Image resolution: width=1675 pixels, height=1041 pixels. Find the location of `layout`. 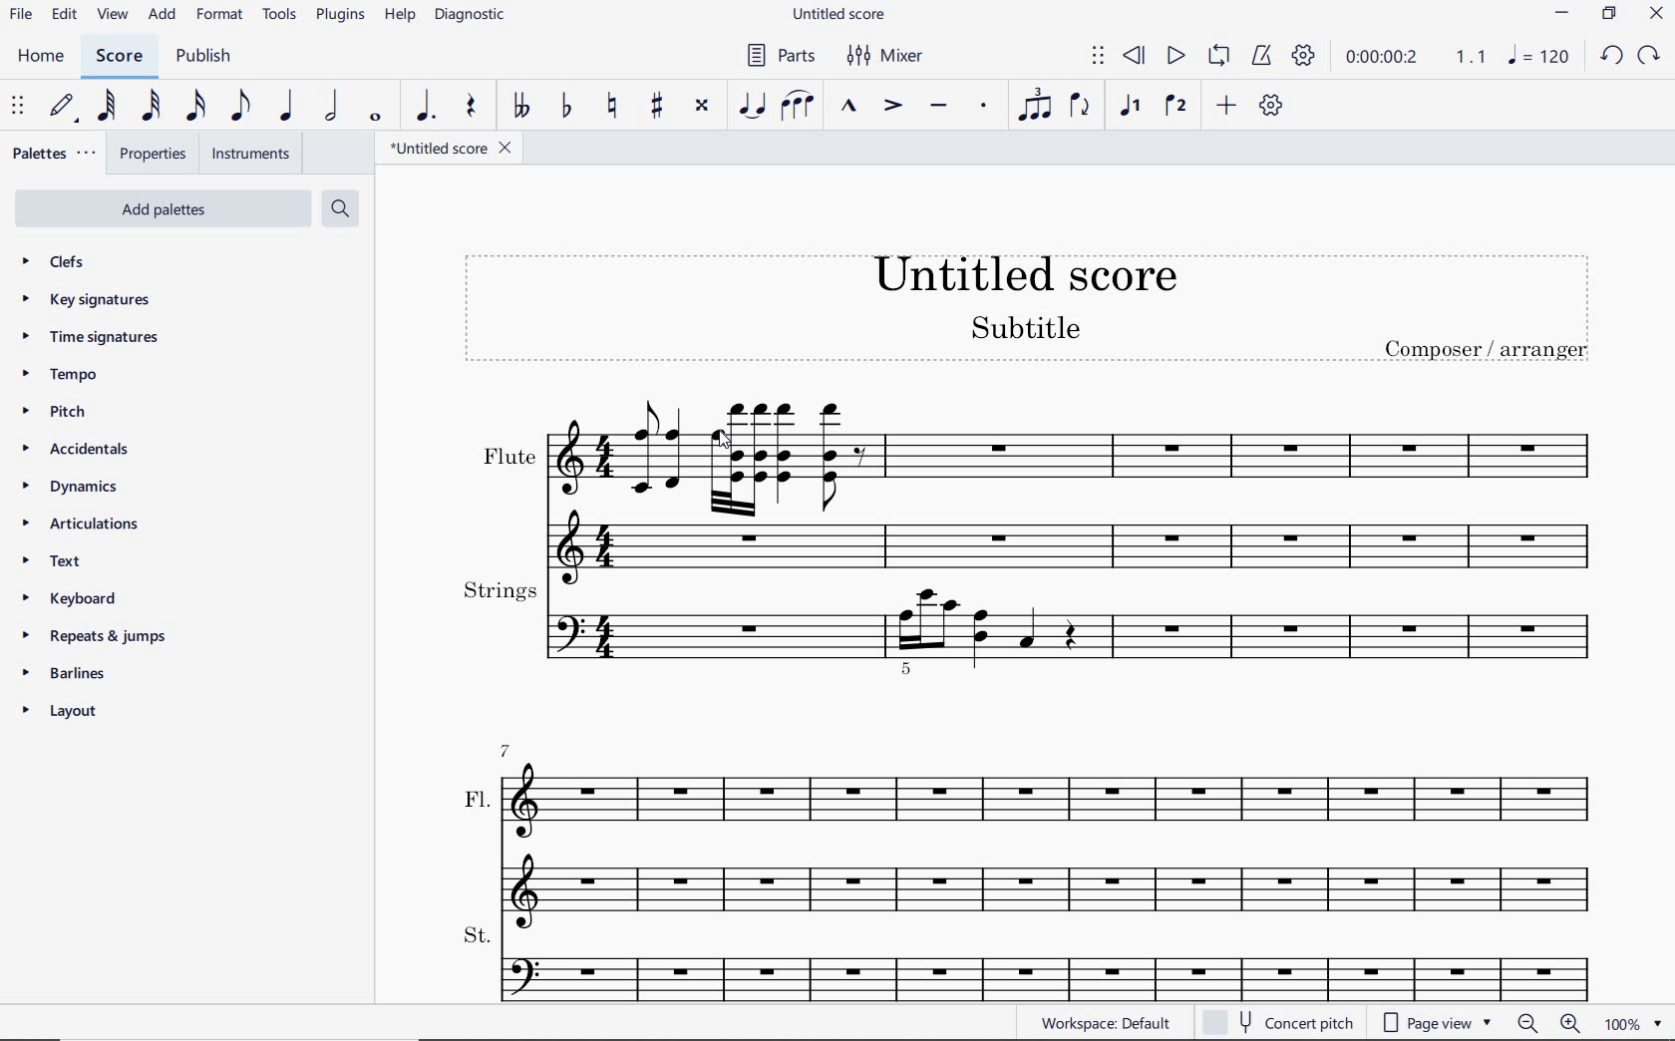

layout is located at coordinates (64, 713).